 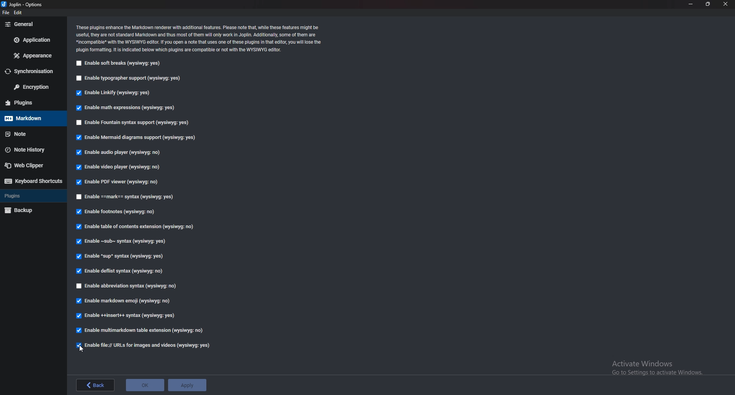 I want to click on file, so click(x=7, y=12).